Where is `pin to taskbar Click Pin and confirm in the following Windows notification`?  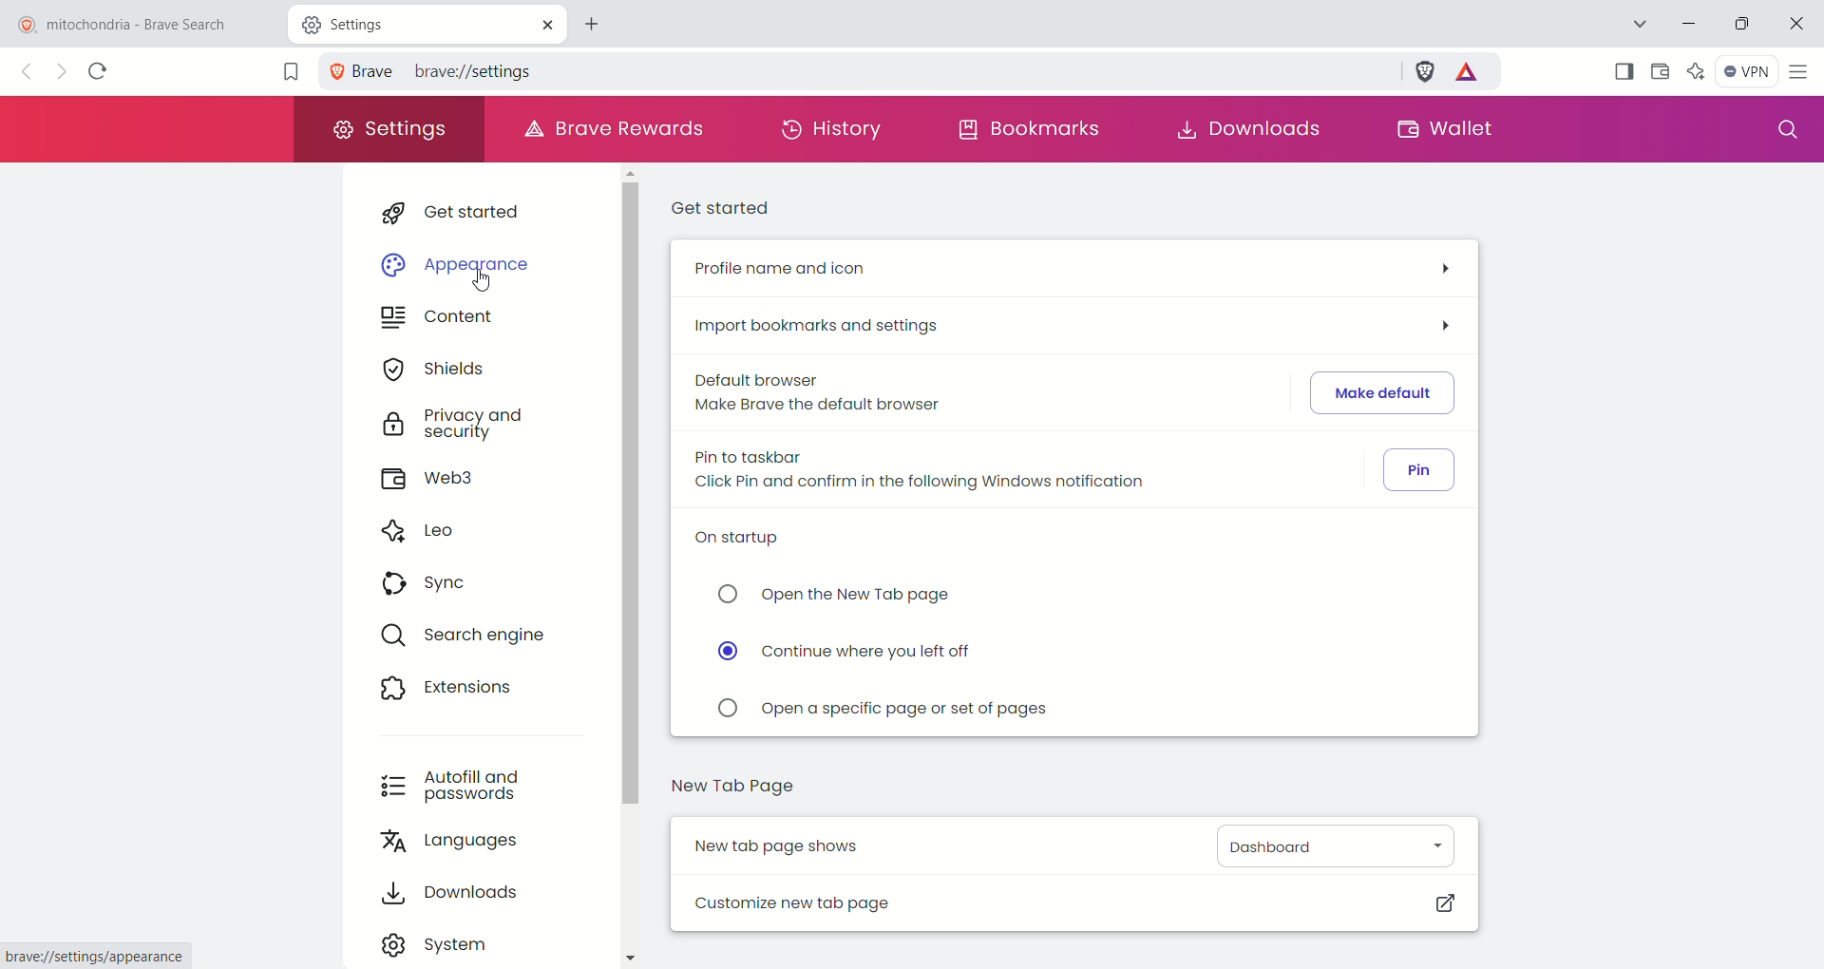 pin to taskbar Click Pin and confirm in the following Windows notification is located at coordinates (942, 473).